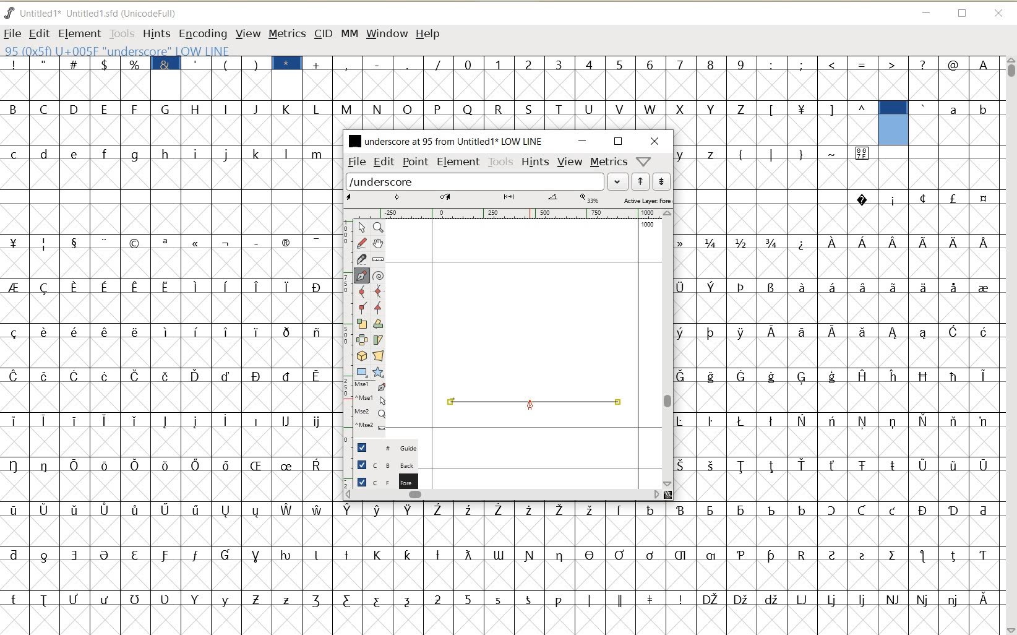  Describe the element at coordinates (382, 480) in the screenshot. I see `FOREGROUND` at that location.